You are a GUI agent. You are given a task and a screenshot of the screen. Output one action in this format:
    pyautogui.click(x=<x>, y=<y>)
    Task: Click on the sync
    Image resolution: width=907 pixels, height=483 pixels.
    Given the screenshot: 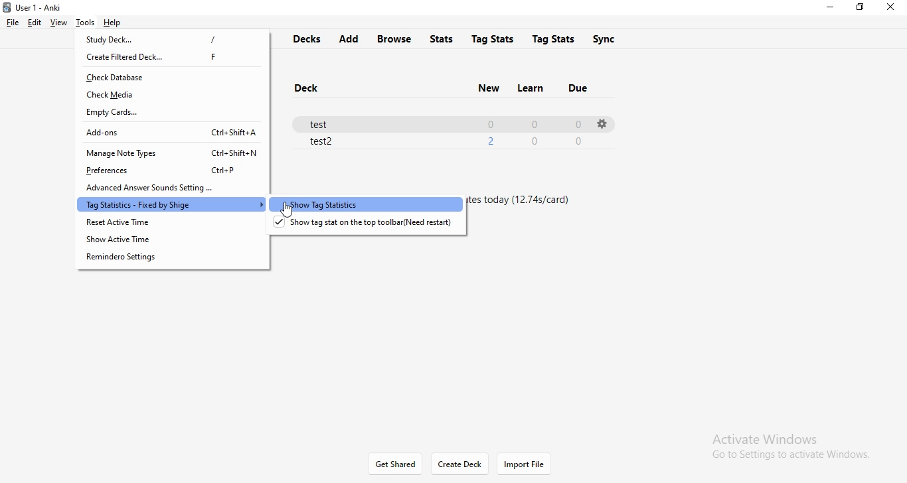 What is the action you would take?
    pyautogui.click(x=606, y=38)
    